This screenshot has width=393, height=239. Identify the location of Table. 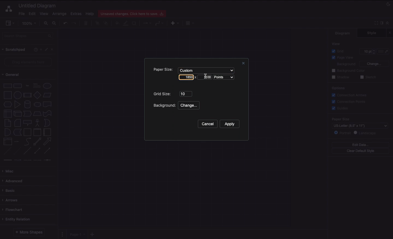
(189, 23).